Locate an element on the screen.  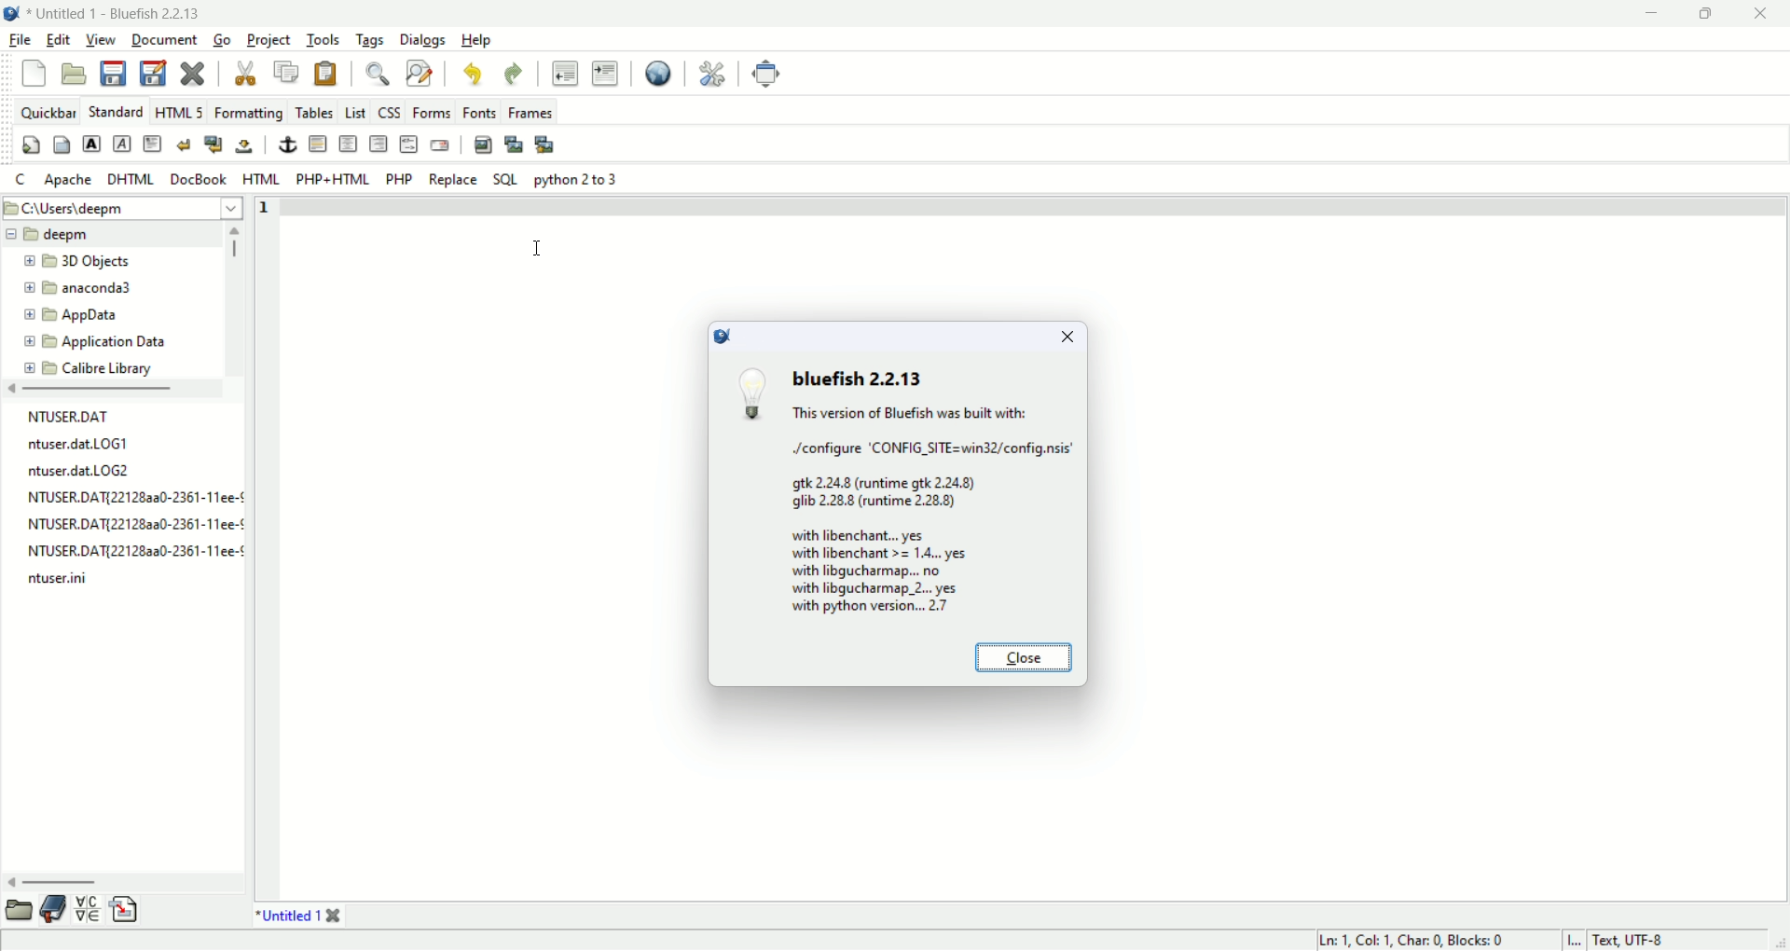
snippets is located at coordinates (126, 910).